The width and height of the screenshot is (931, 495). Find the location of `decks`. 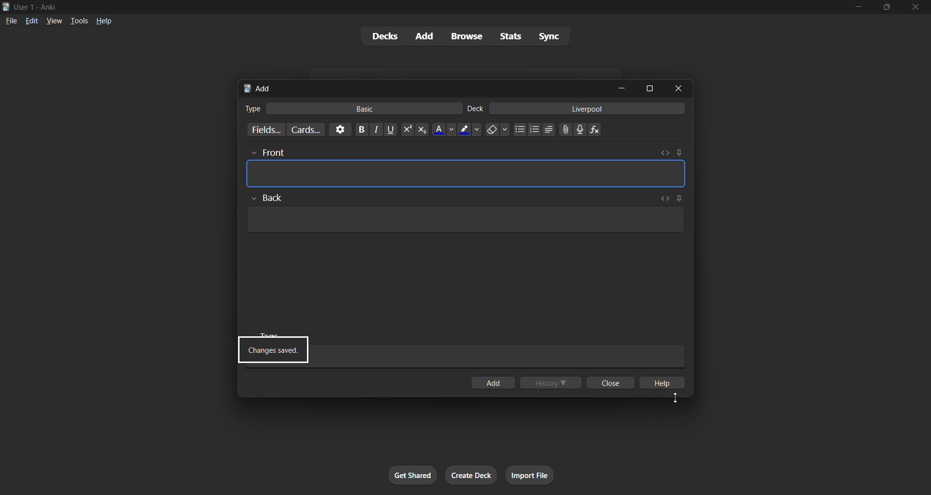

decks is located at coordinates (385, 37).